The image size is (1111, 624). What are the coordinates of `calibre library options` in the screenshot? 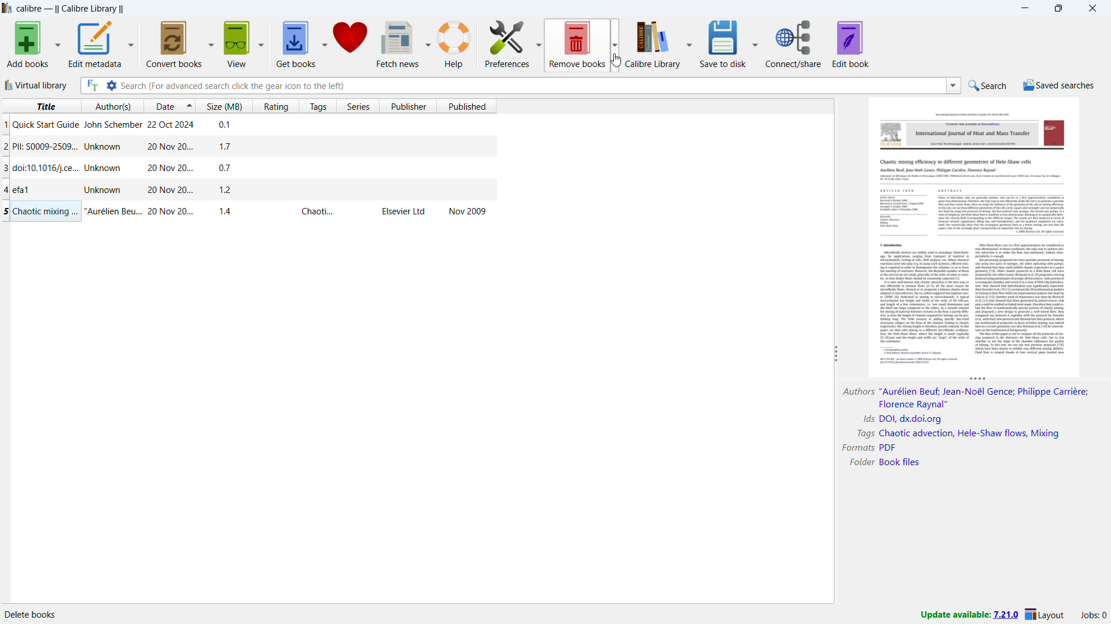 It's located at (690, 42).